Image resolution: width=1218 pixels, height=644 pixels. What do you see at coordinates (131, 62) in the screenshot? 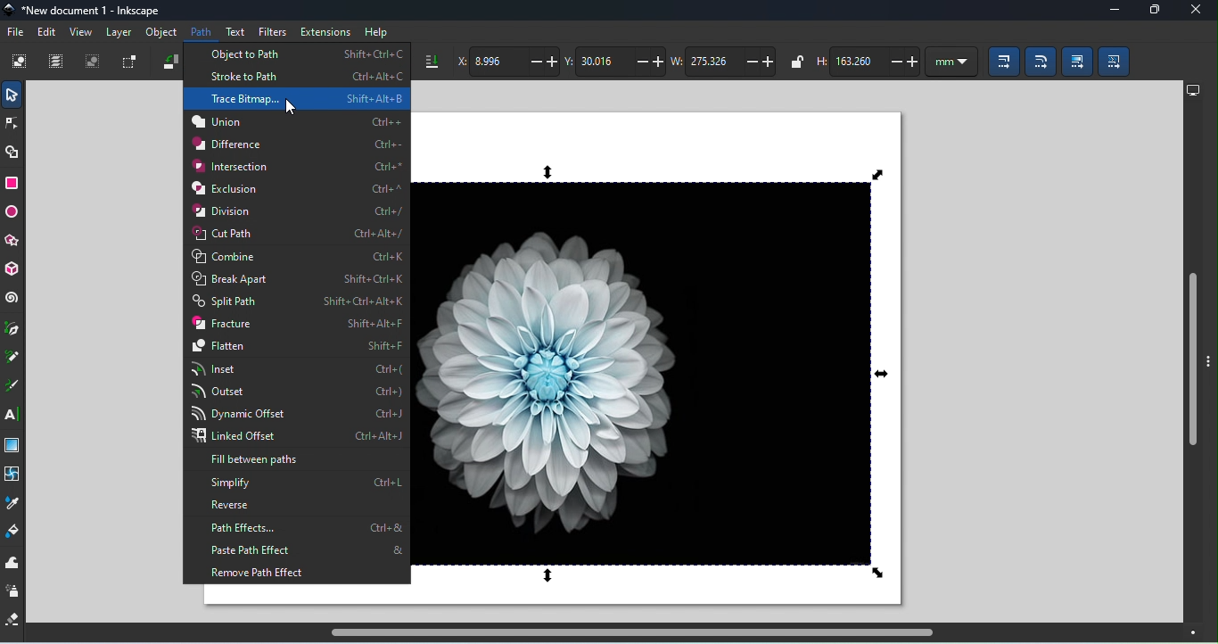
I see `Toggle selection box to select all touched objects` at bounding box center [131, 62].